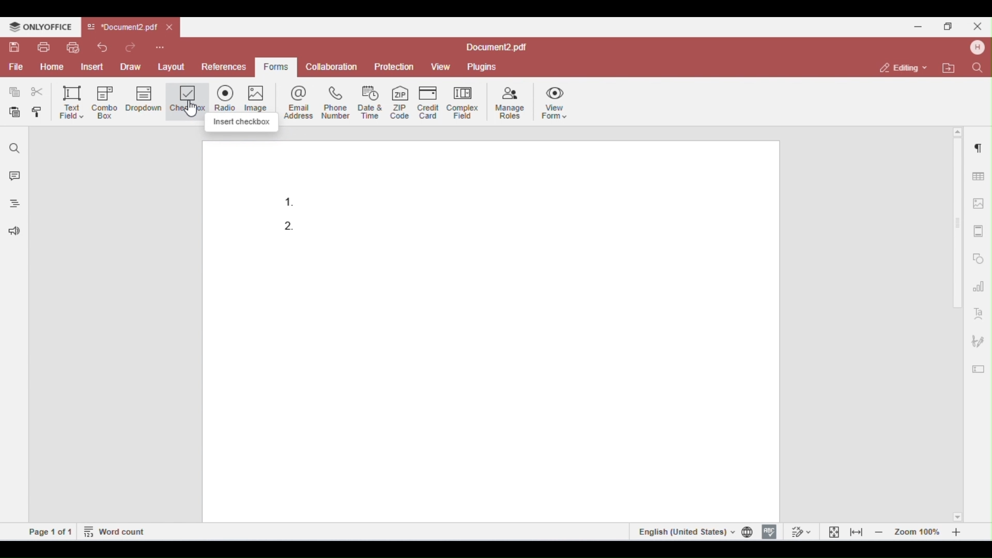 Image resolution: width=992 pixels, height=558 pixels. Describe the element at coordinates (978, 342) in the screenshot. I see `signature settings` at that location.